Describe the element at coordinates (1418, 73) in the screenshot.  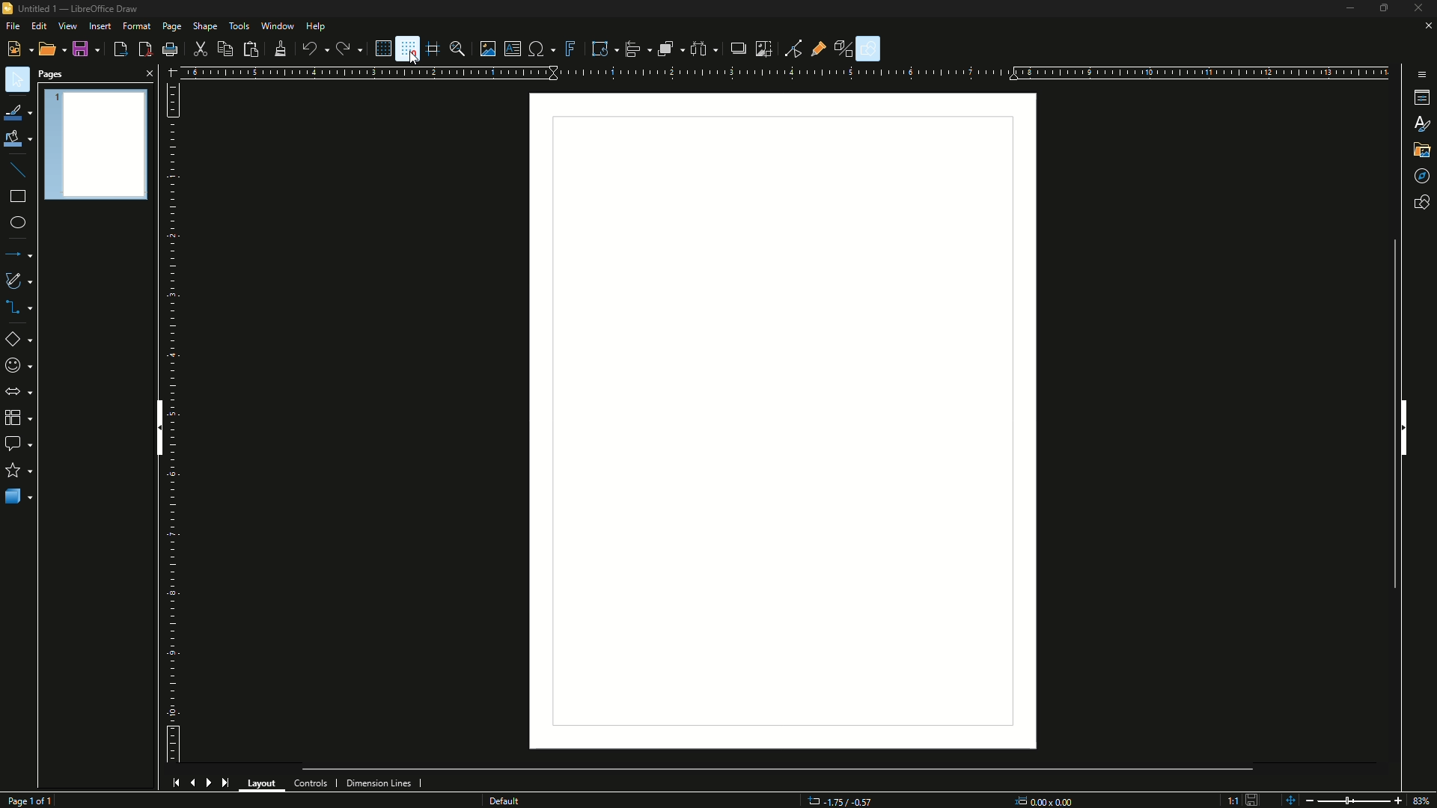
I see `More options` at that location.